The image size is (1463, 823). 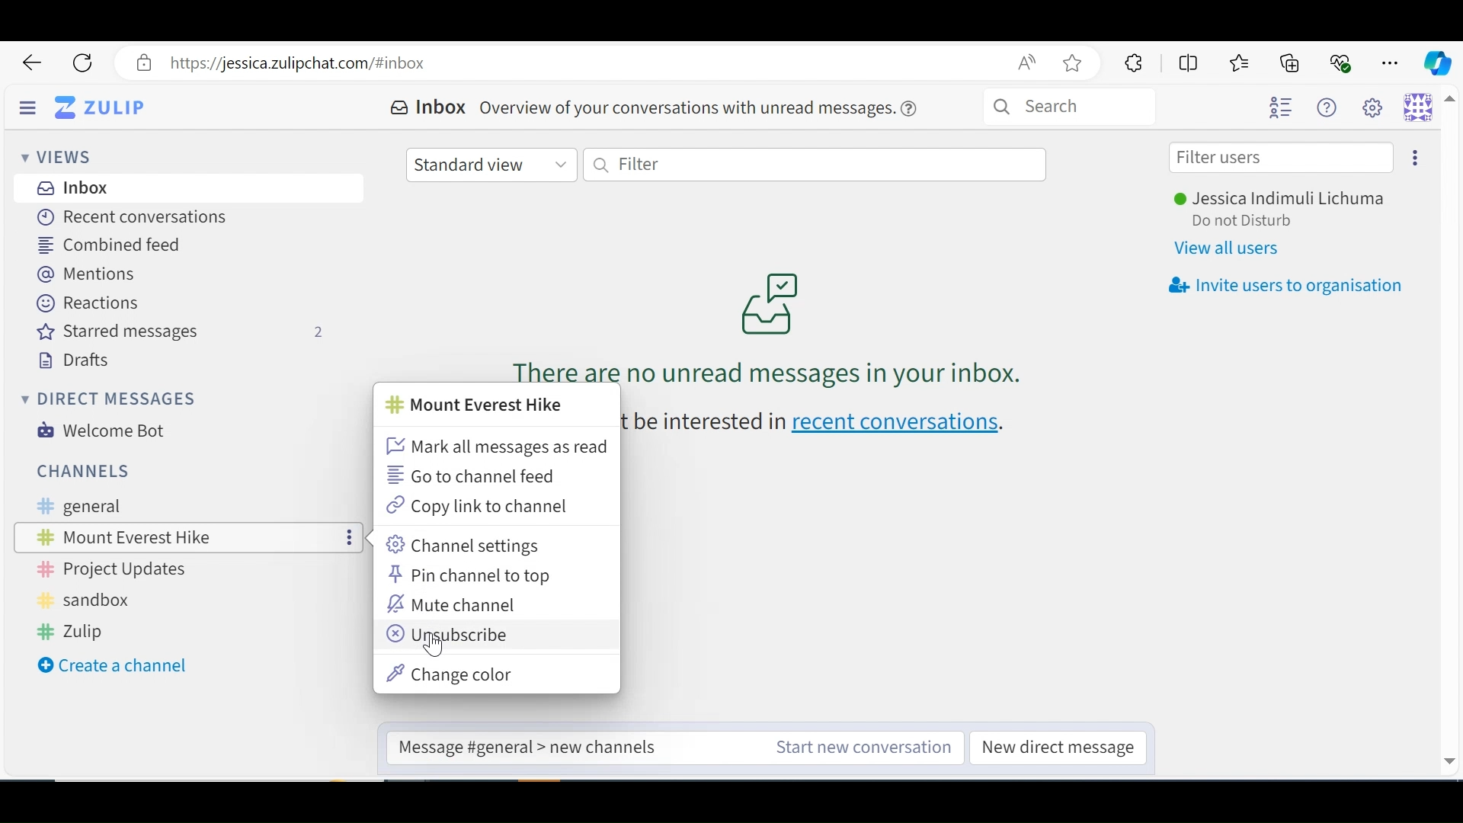 What do you see at coordinates (177, 508) in the screenshot?
I see `General Channel` at bounding box center [177, 508].